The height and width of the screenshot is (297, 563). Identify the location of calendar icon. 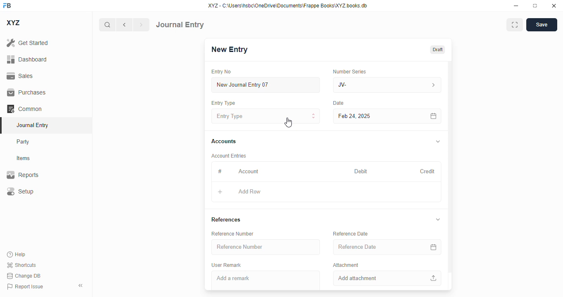
(433, 247).